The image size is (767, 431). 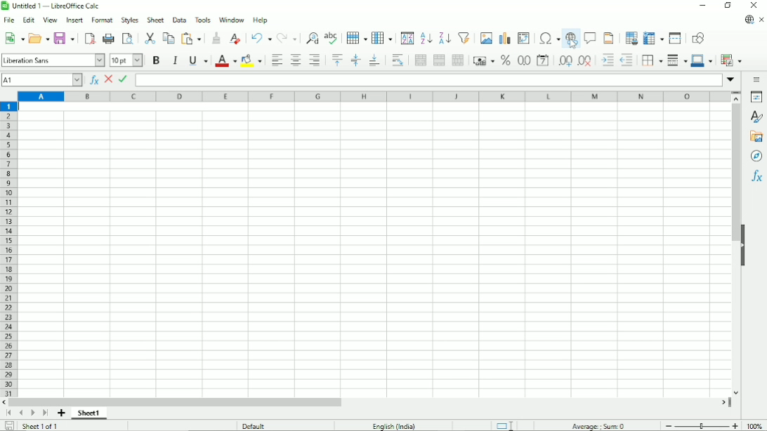 What do you see at coordinates (675, 38) in the screenshot?
I see `Split window` at bounding box center [675, 38].